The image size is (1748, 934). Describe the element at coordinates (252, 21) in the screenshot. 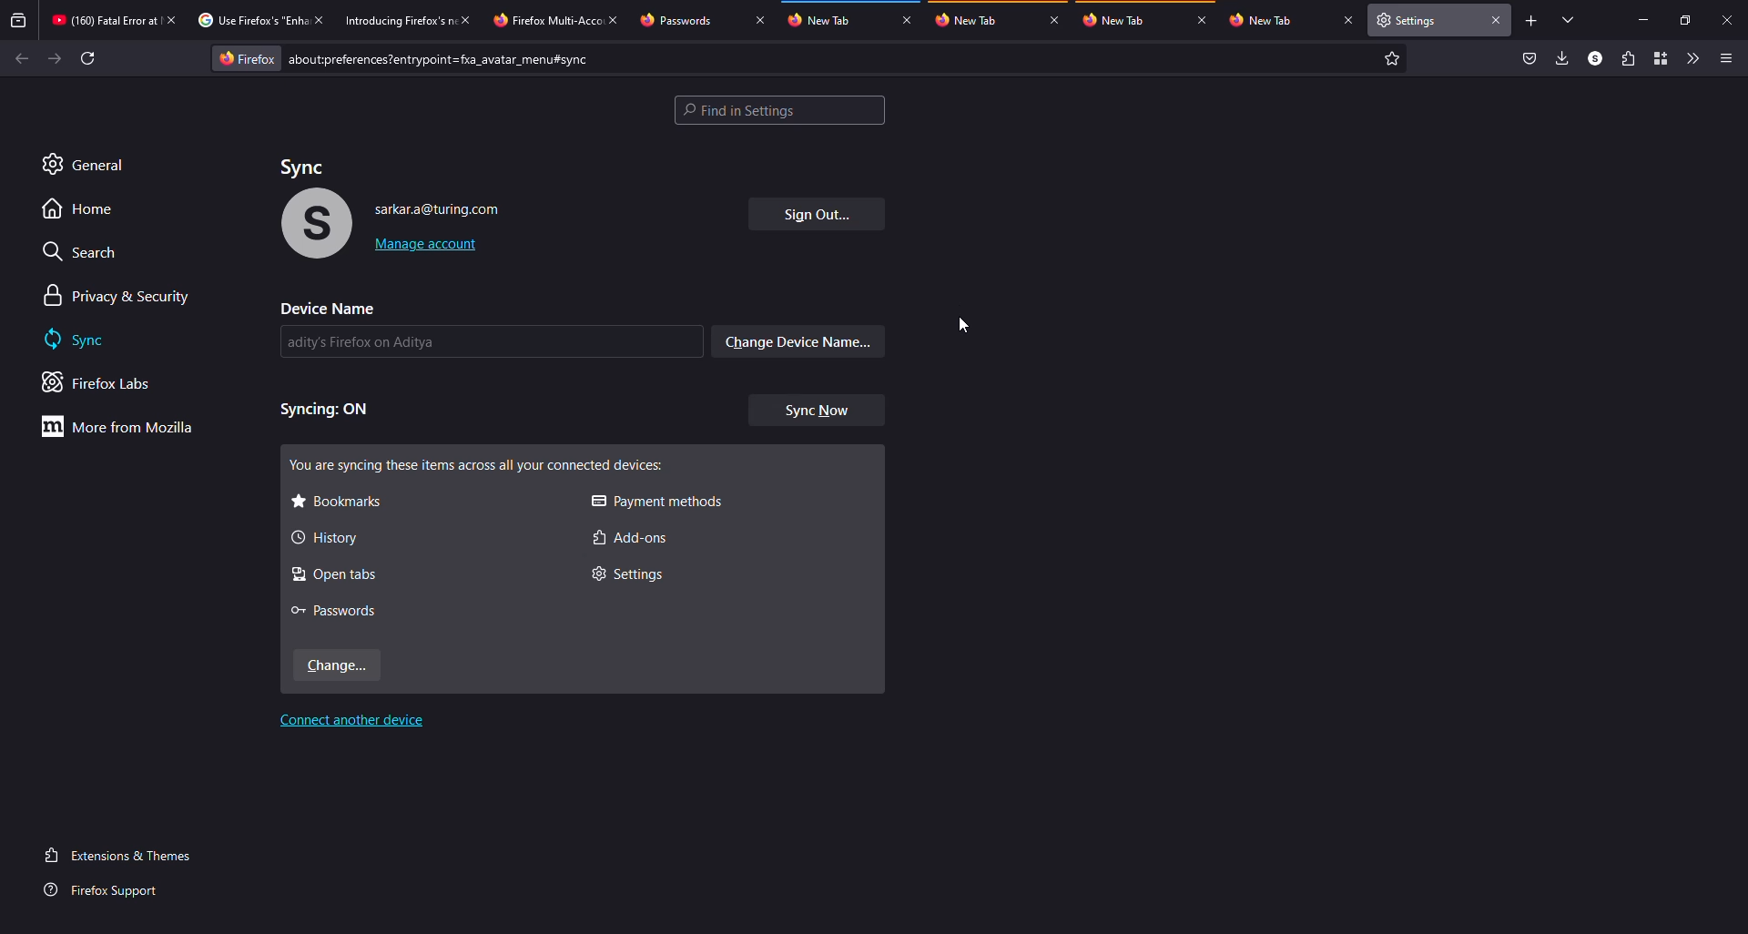

I see `tab` at that location.